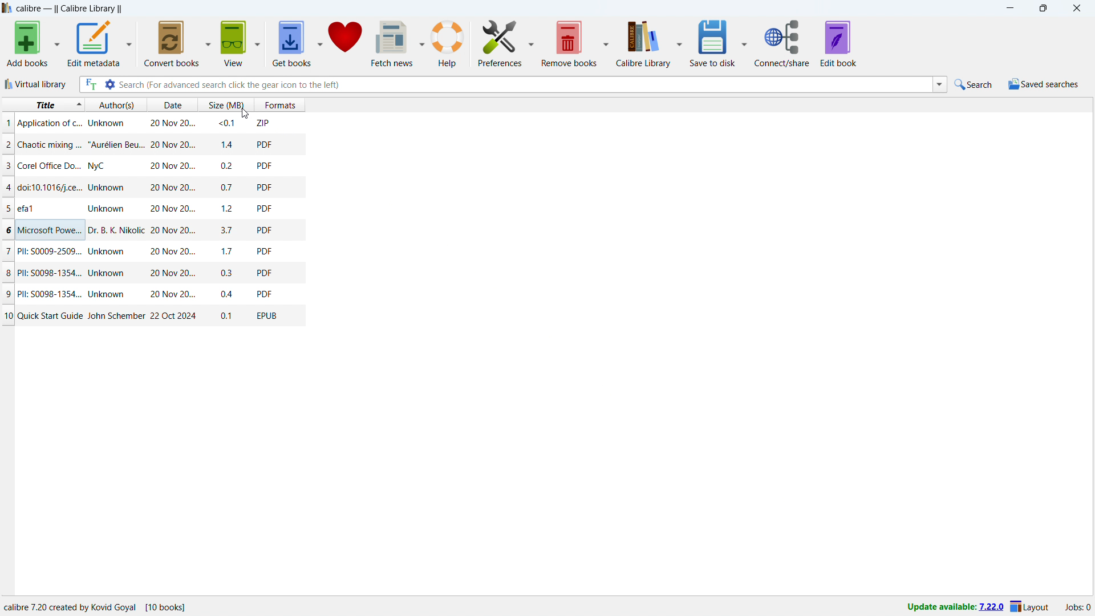  I want to click on 7, so click(7, 251).